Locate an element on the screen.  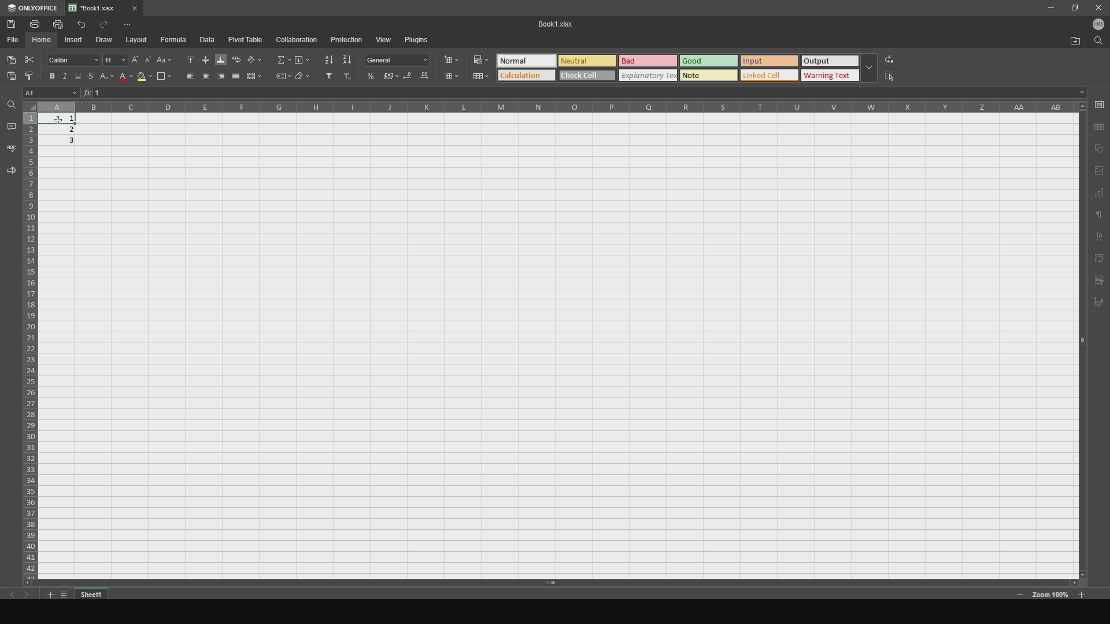
plugins is located at coordinates (422, 40).